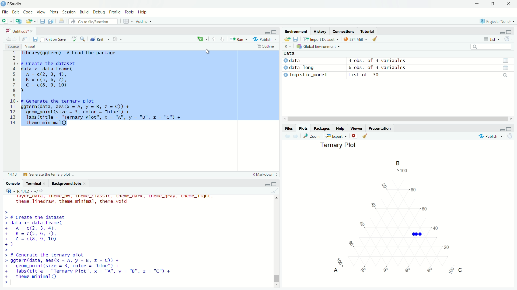 This screenshot has height=290, width=517. What do you see at coordinates (477, 4) in the screenshot?
I see `minimise` at bounding box center [477, 4].